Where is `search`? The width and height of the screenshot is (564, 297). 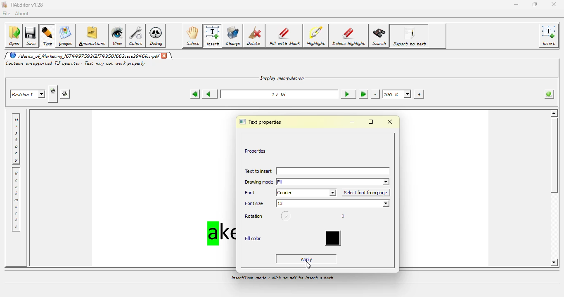 search is located at coordinates (379, 36).